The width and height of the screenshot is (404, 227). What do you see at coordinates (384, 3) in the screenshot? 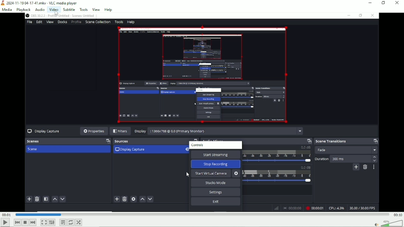
I see `restore down` at bounding box center [384, 3].